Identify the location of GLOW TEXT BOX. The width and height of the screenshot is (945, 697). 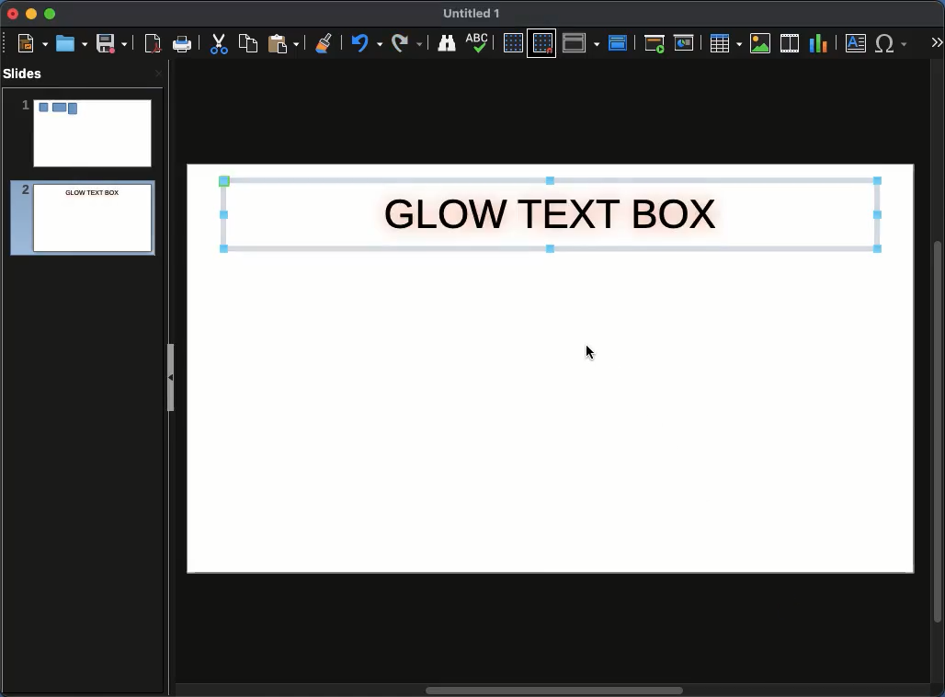
(550, 212).